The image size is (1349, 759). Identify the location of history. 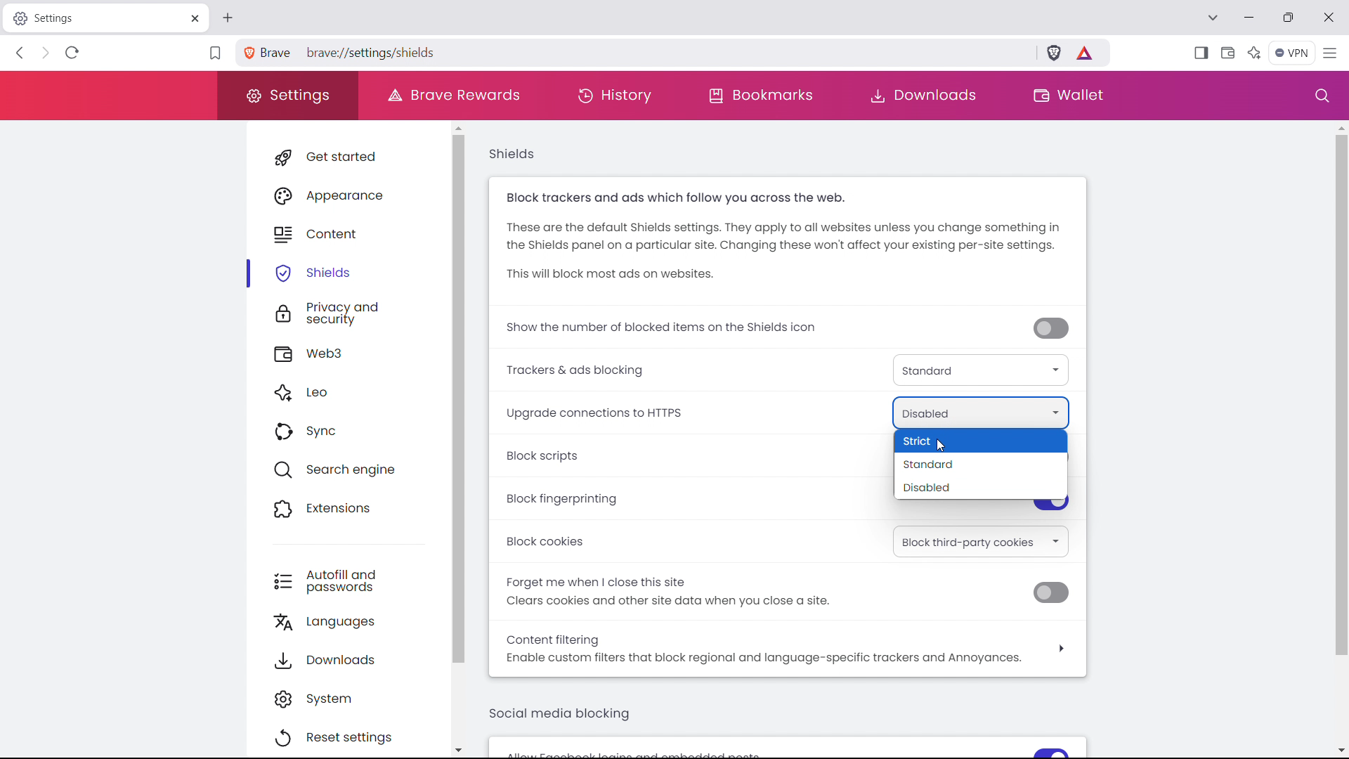
(614, 95).